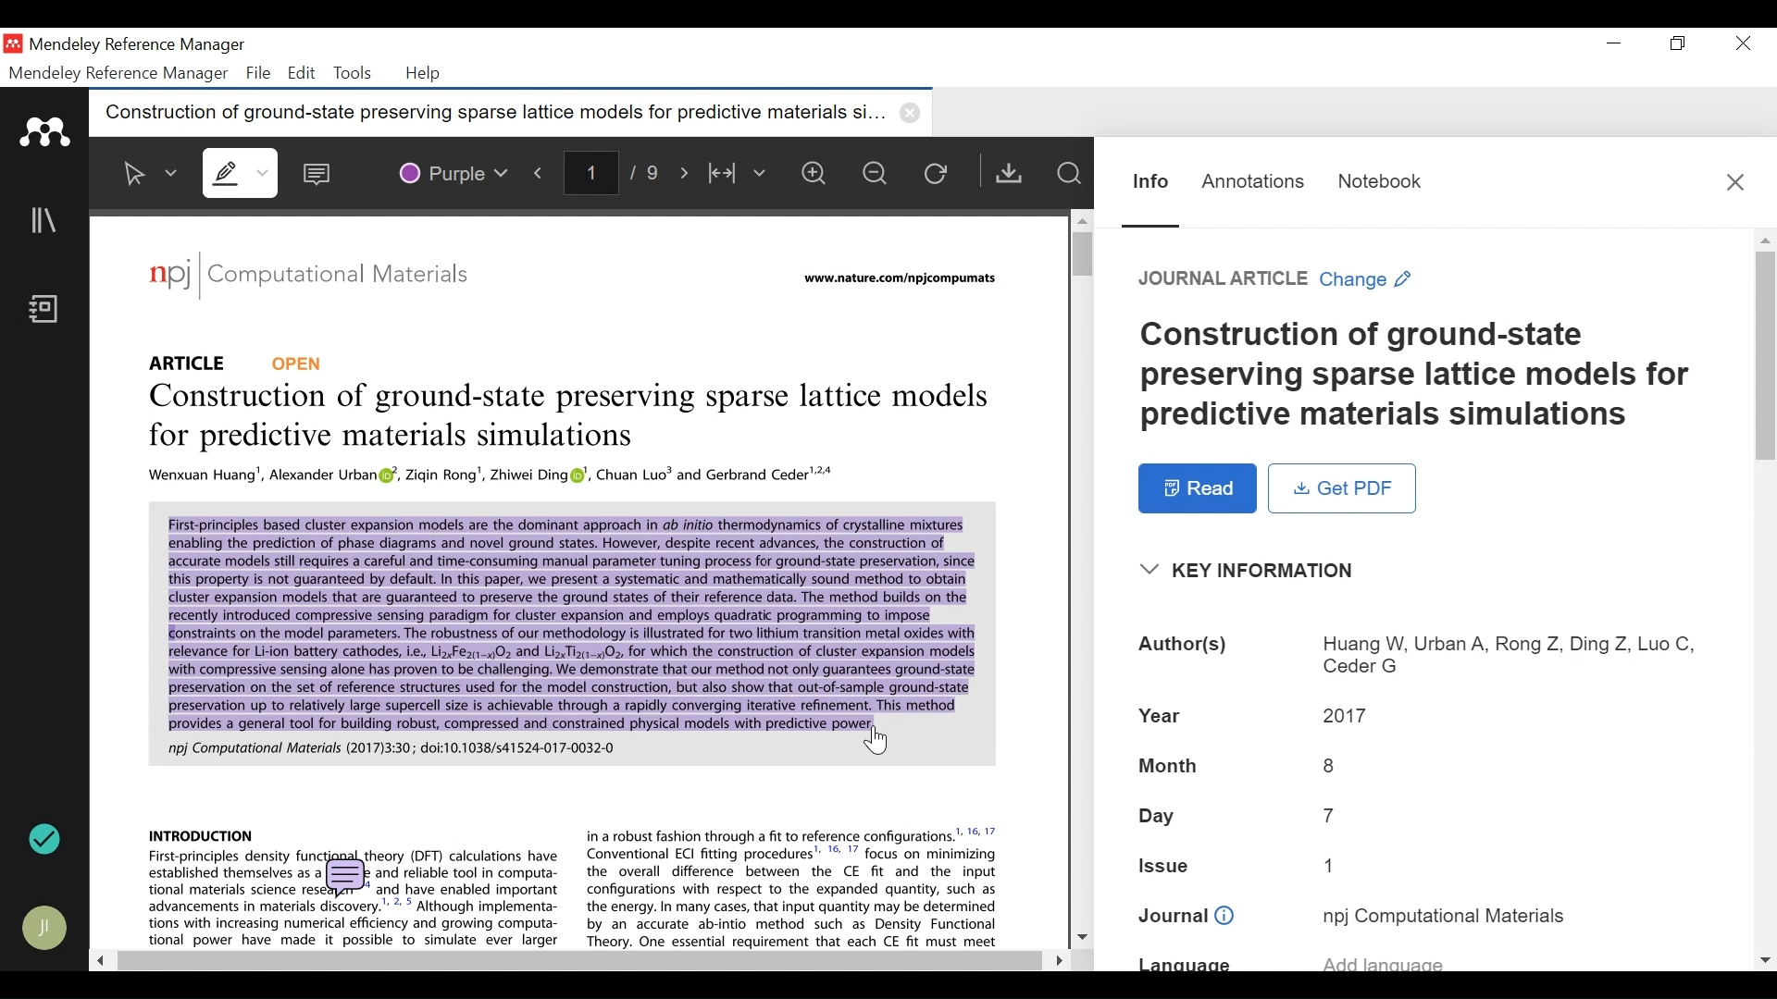 Image resolution: width=1777 pixels, height=999 pixels. What do you see at coordinates (258, 73) in the screenshot?
I see `File` at bounding box center [258, 73].